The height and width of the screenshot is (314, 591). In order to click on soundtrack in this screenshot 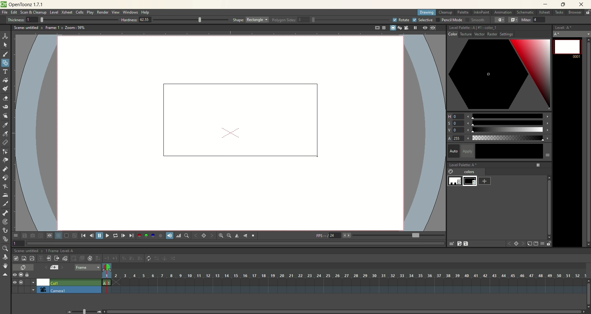, I will do `click(169, 235)`.